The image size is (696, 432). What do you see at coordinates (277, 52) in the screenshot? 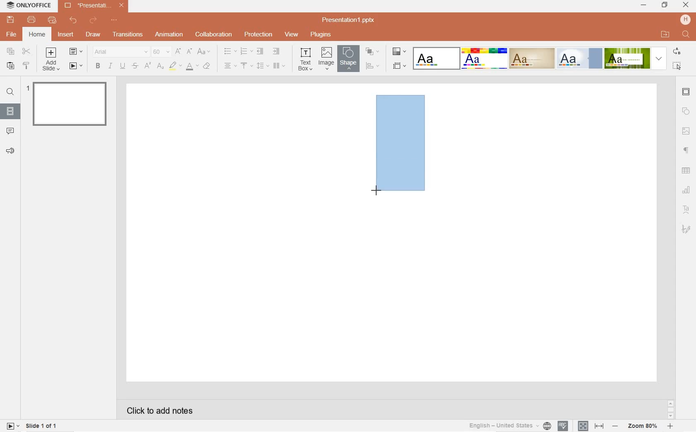
I see `increase indent` at bounding box center [277, 52].